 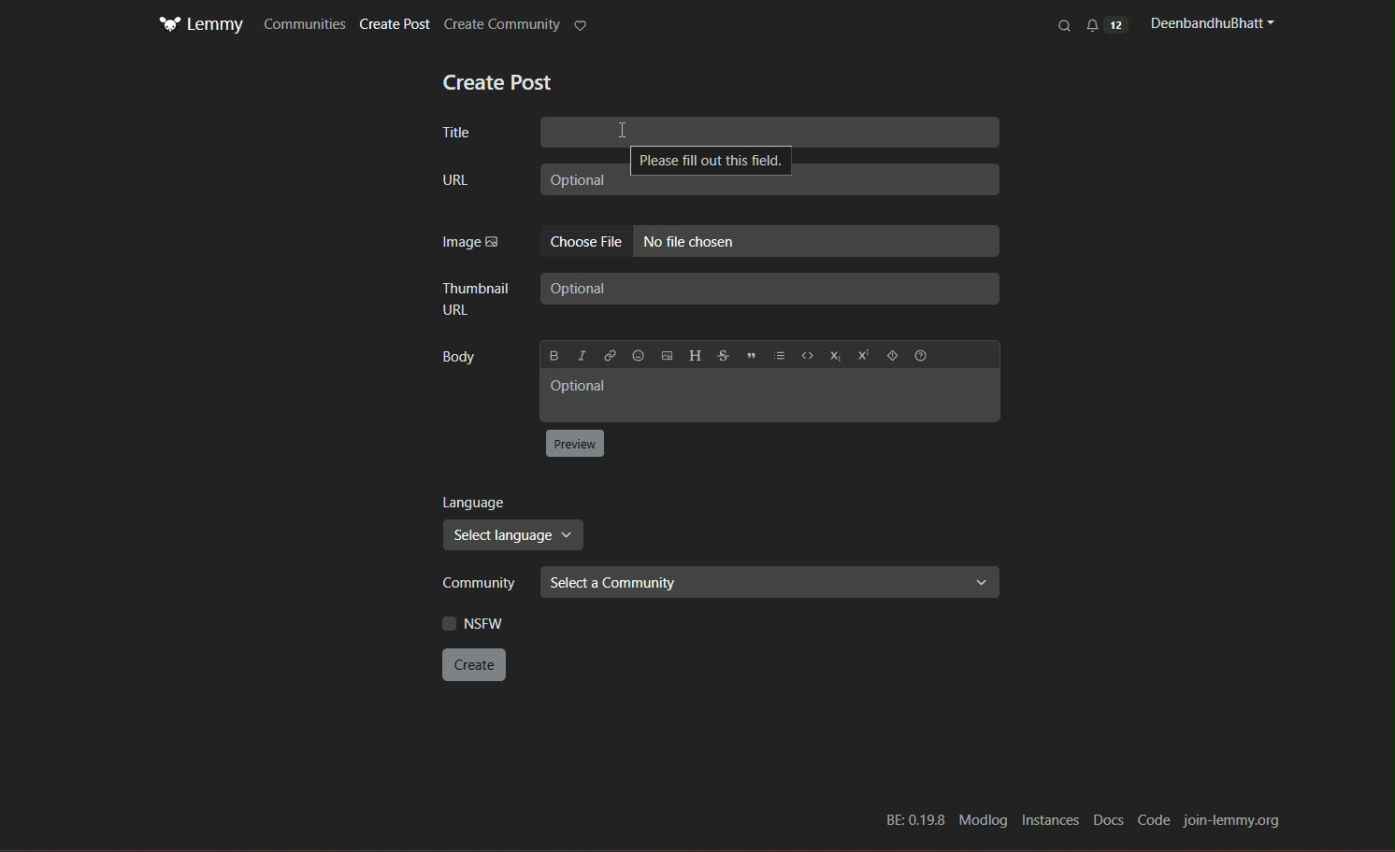 What do you see at coordinates (748, 355) in the screenshot?
I see `Quote` at bounding box center [748, 355].